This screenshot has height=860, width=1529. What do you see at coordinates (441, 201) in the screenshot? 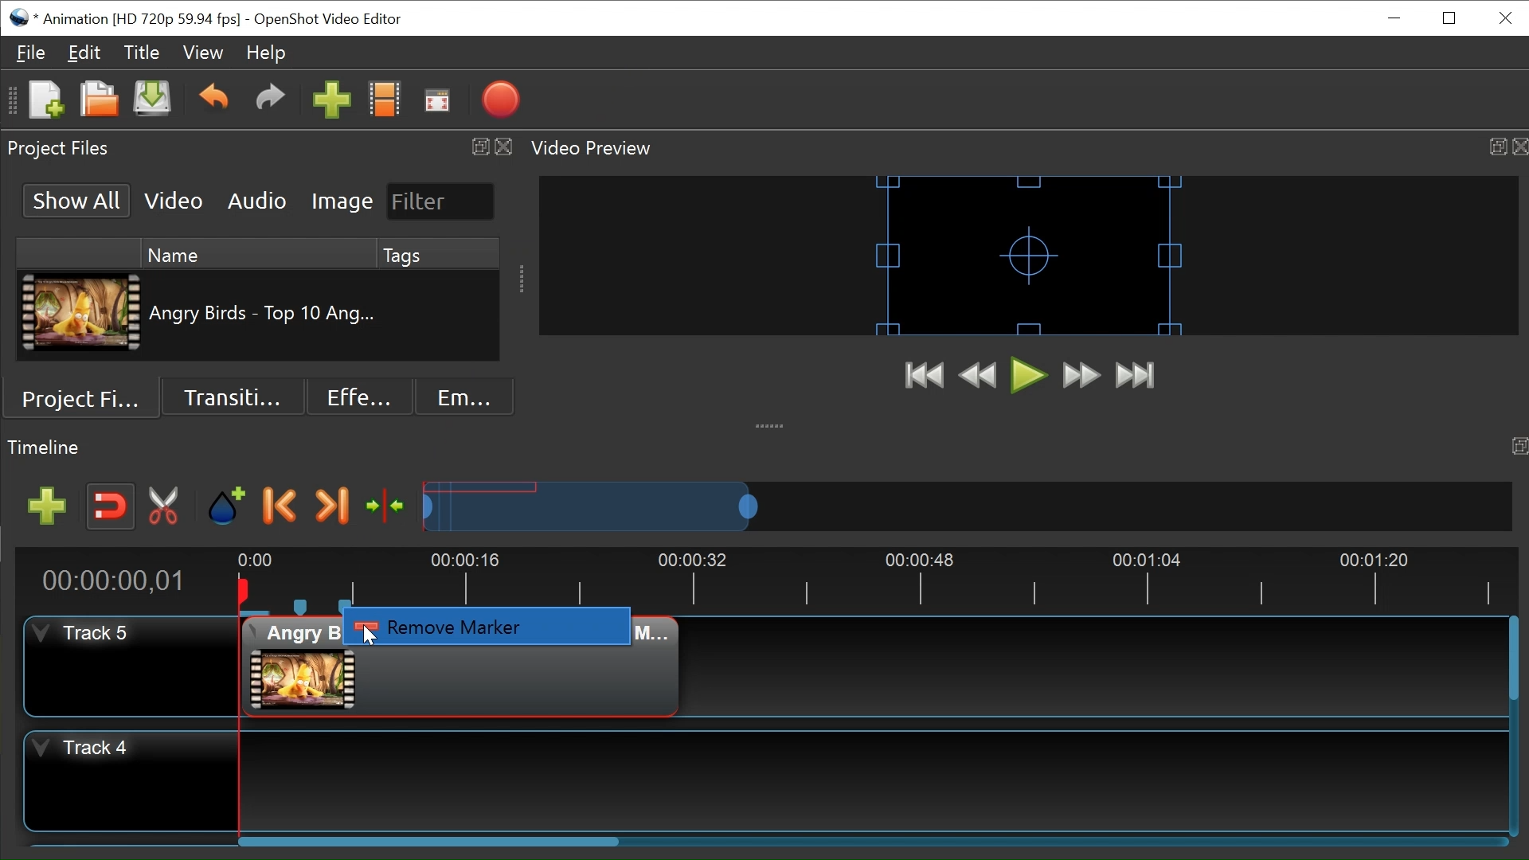
I see `Filter` at bounding box center [441, 201].